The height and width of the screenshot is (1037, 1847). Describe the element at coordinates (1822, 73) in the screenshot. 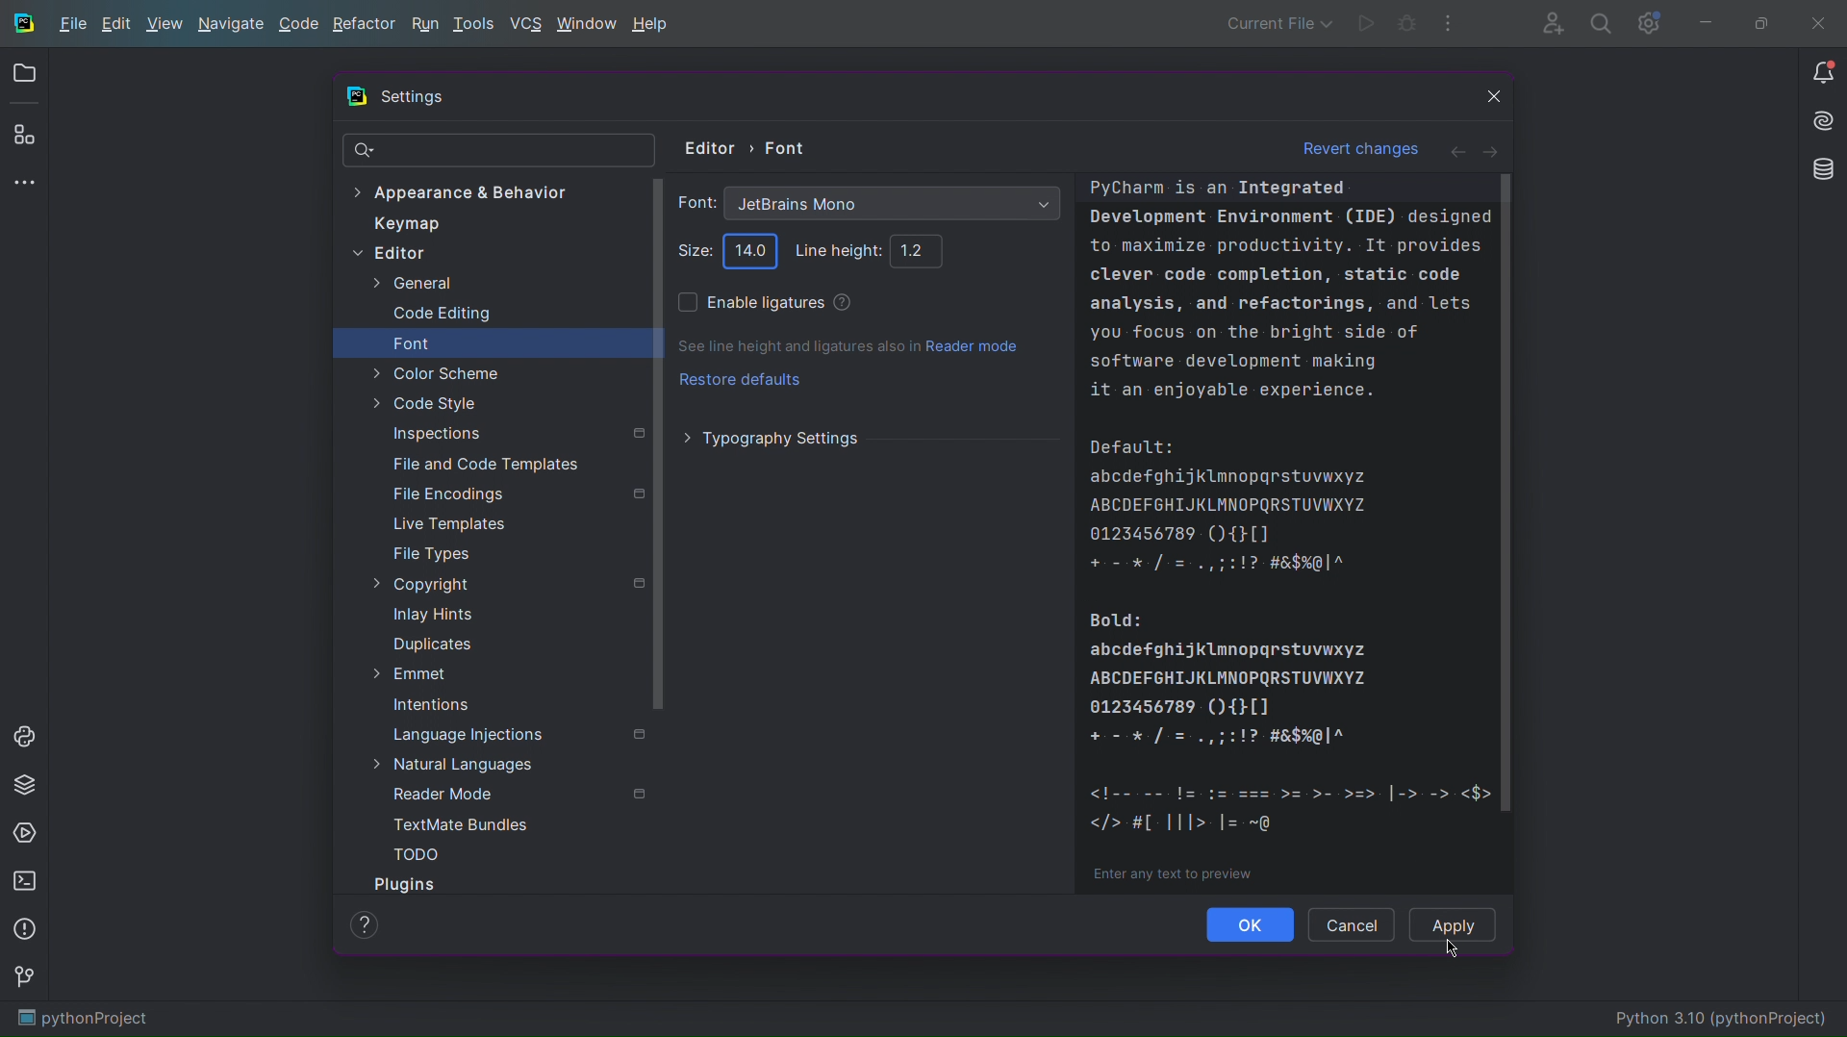

I see `Notifications` at that location.